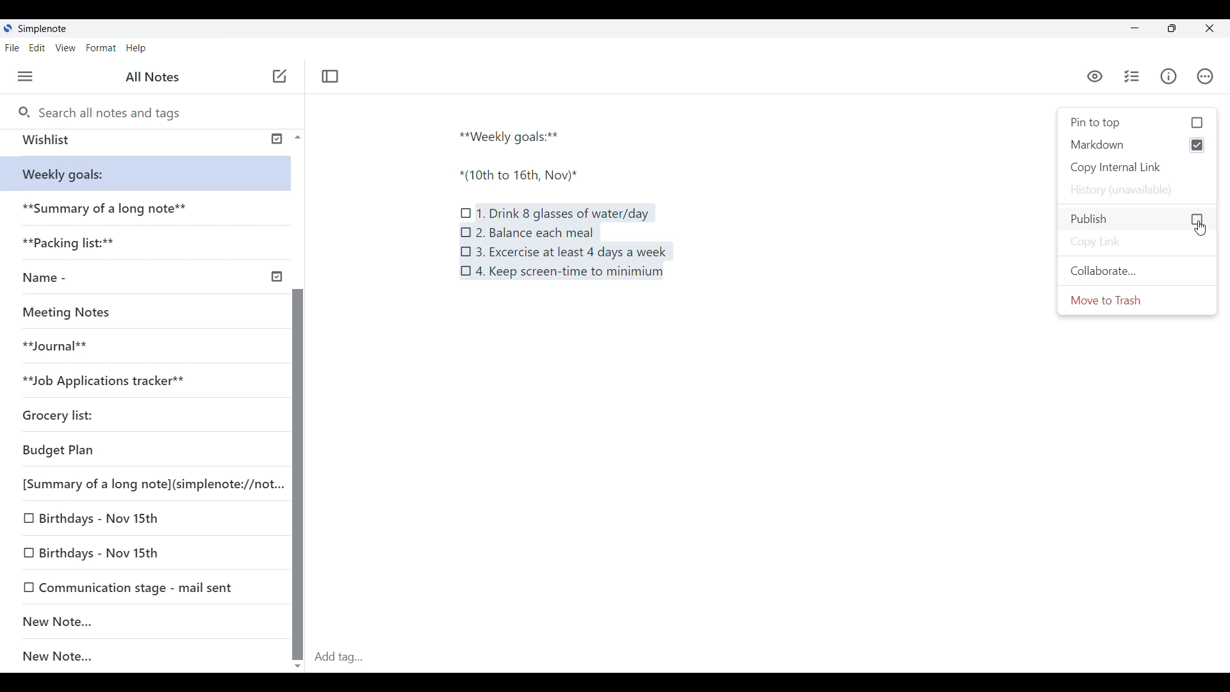  What do you see at coordinates (1211, 76) in the screenshot?
I see `Actions` at bounding box center [1211, 76].